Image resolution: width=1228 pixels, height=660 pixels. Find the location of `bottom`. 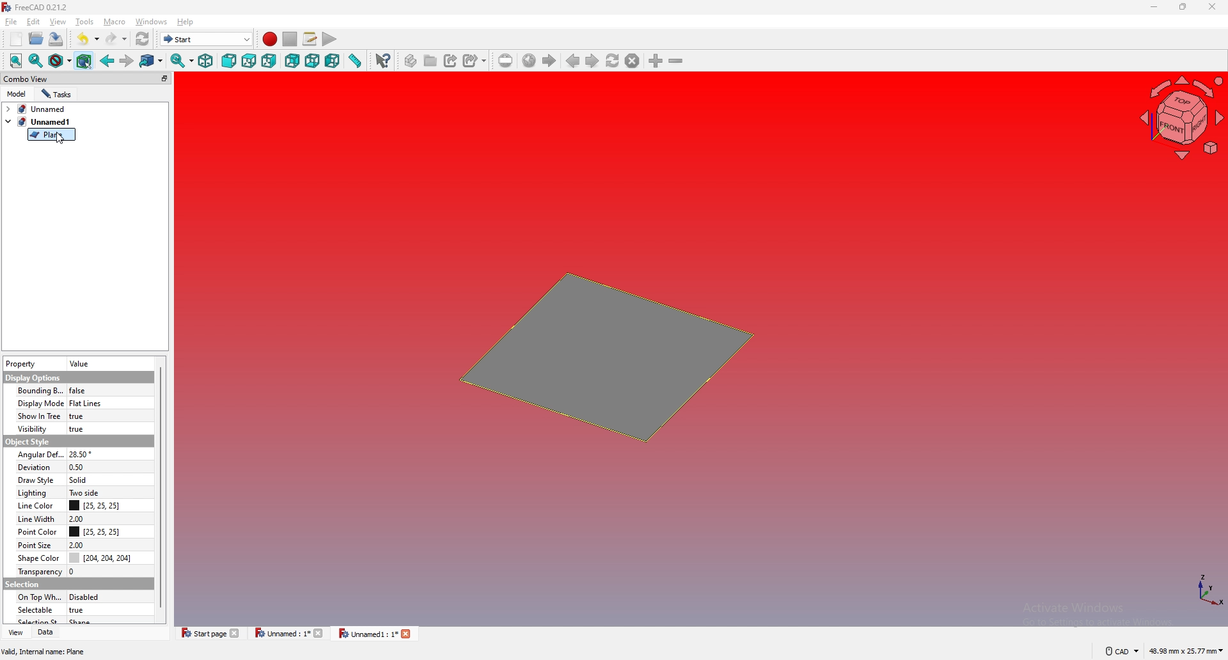

bottom is located at coordinates (312, 61).